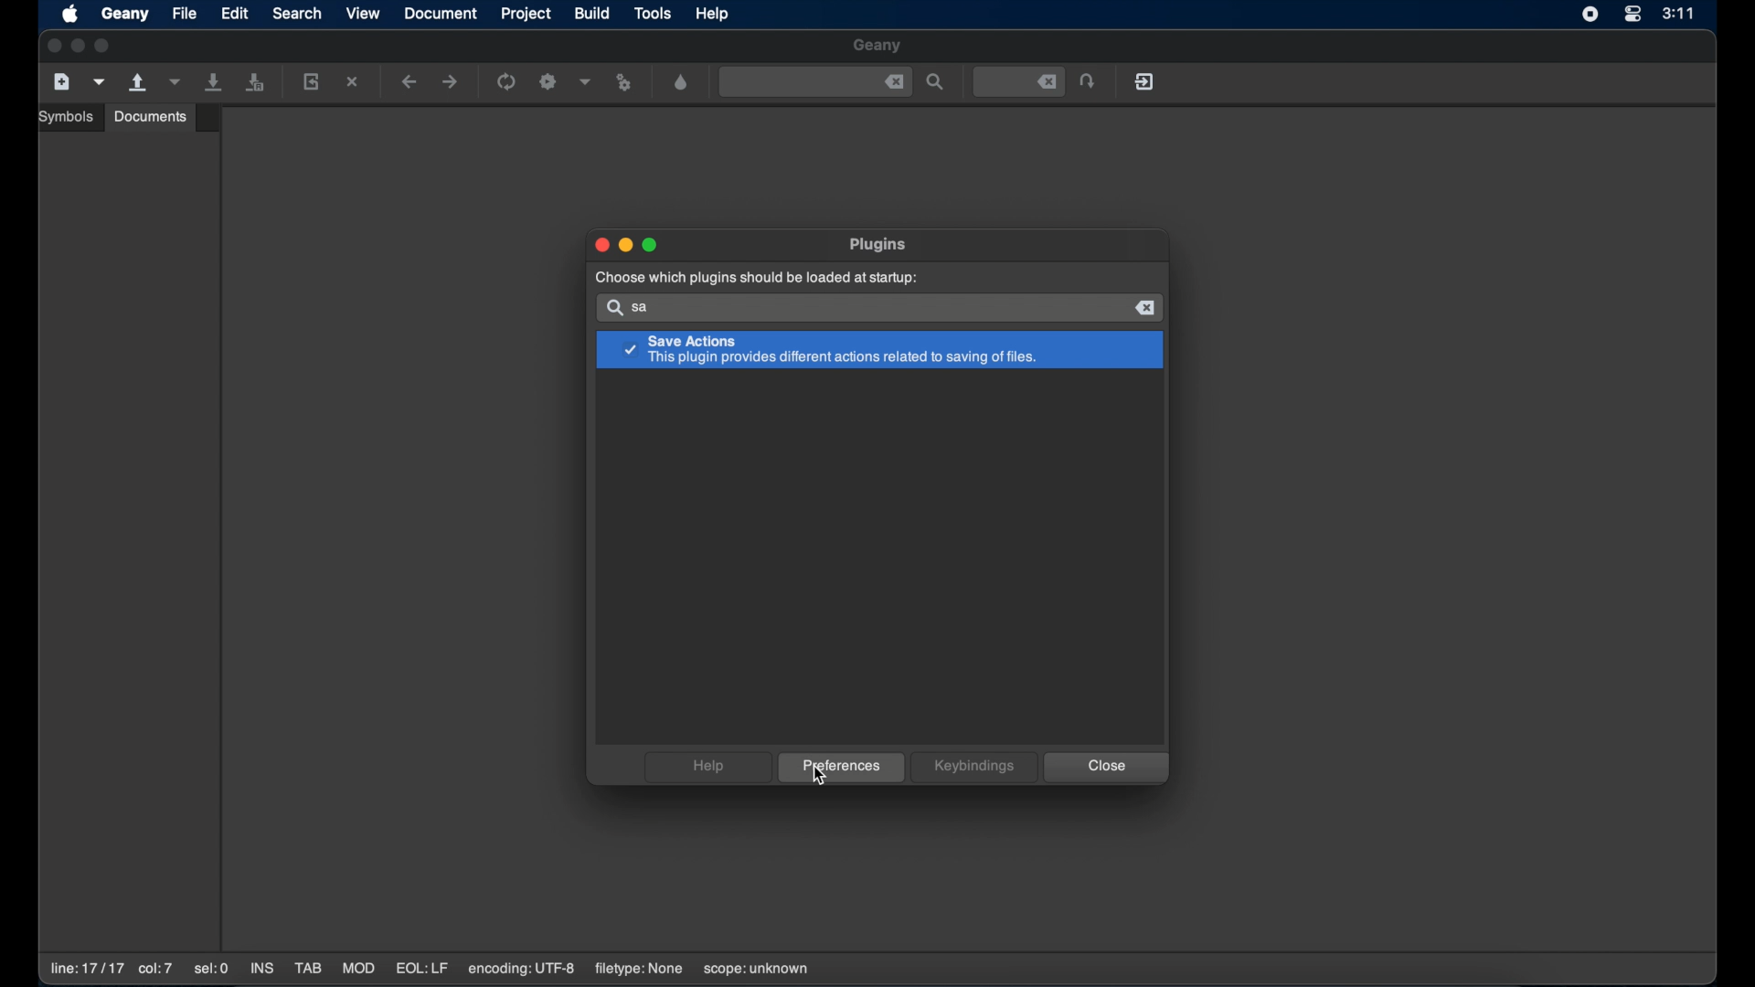 This screenshot has height=987, width=1755. What do you see at coordinates (62, 82) in the screenshot?
I see `create a new file` at bounding box center [62, 82].